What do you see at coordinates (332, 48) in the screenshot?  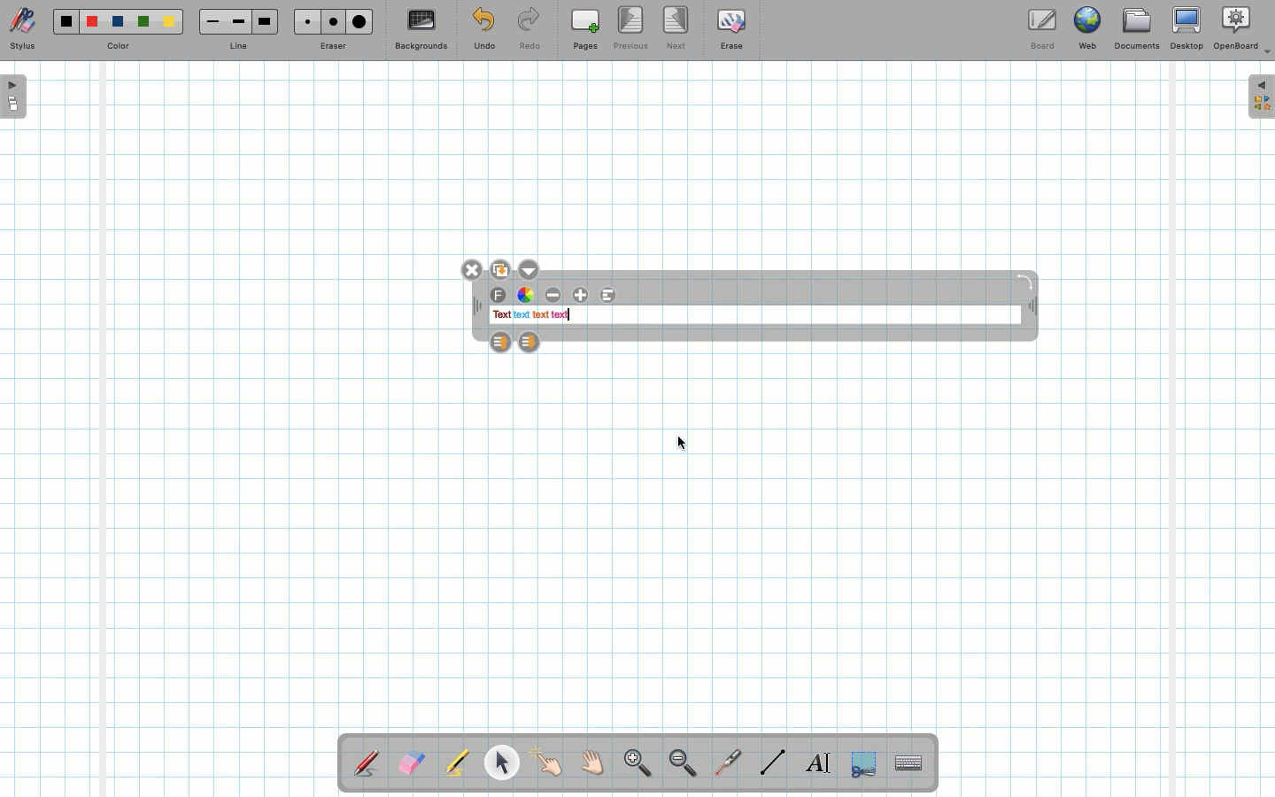 I see `Eraser` at bounding box center [332, 48].